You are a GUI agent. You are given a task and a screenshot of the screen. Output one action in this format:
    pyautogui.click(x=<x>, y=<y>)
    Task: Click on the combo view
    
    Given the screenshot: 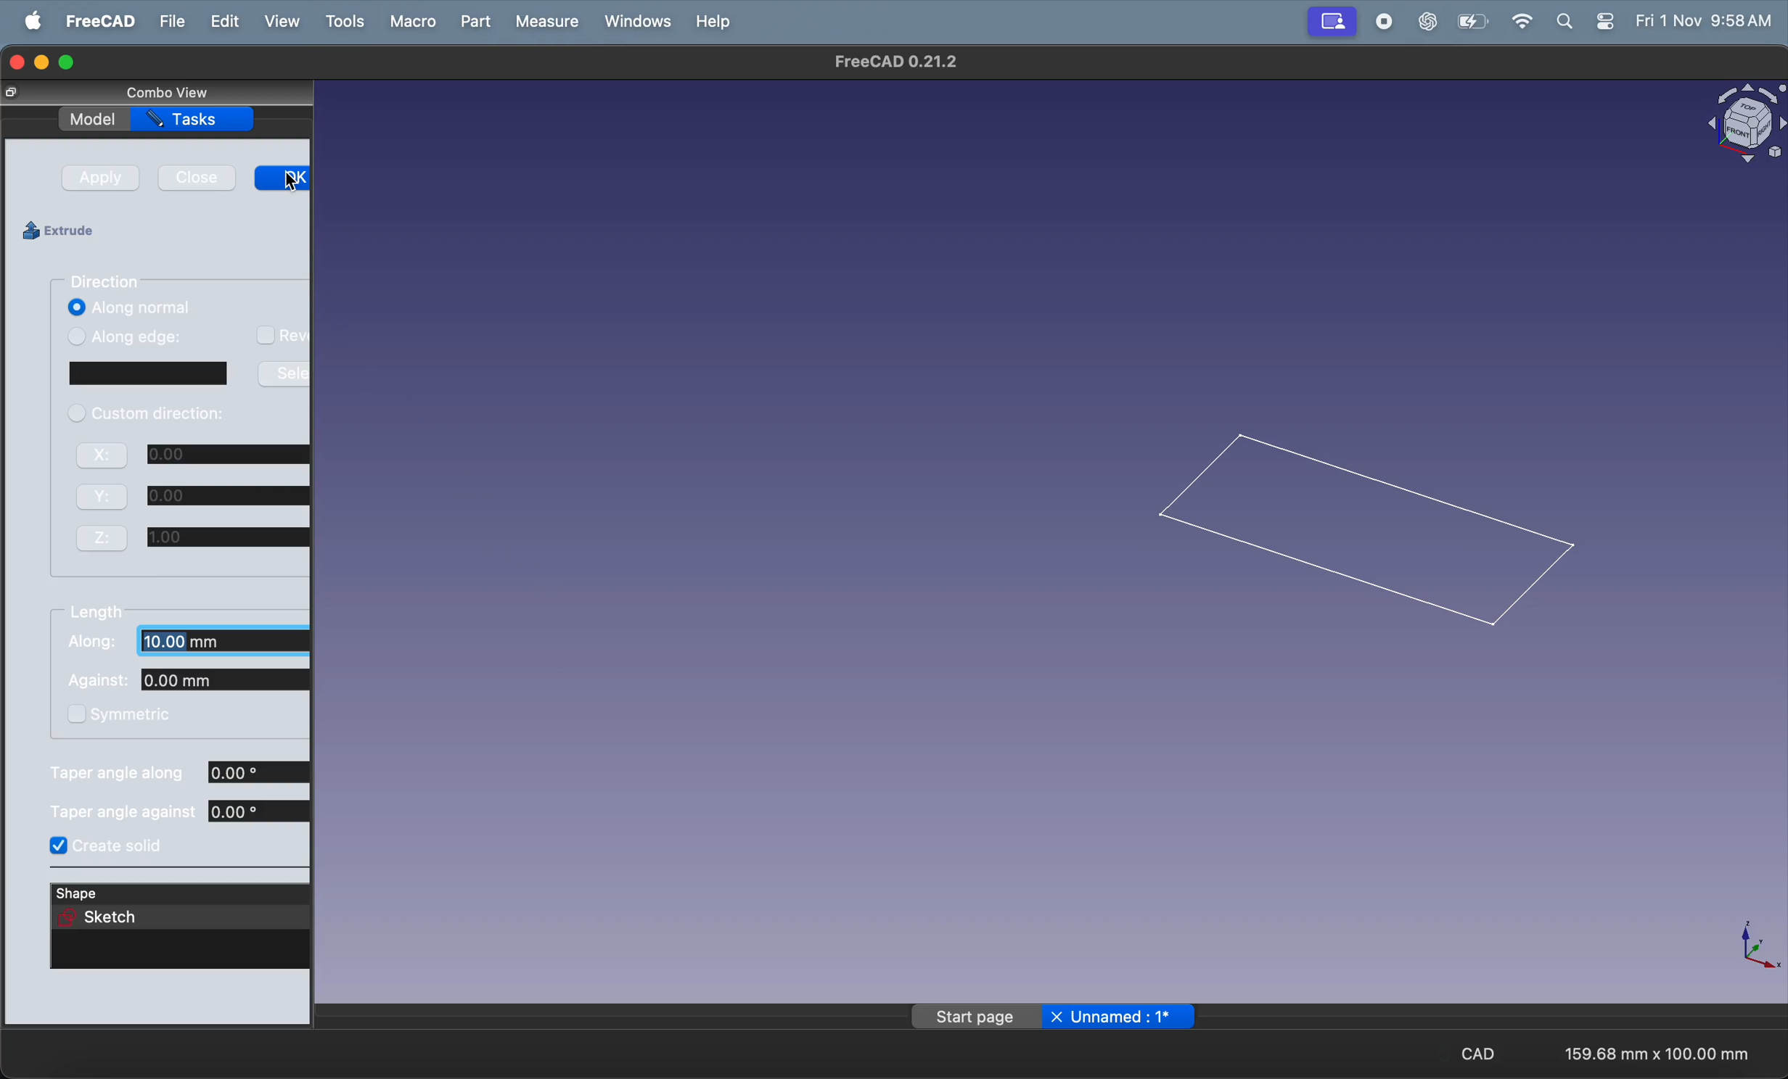 What is the action you would take?
    pyautogui.click(x=169, y=96)
    